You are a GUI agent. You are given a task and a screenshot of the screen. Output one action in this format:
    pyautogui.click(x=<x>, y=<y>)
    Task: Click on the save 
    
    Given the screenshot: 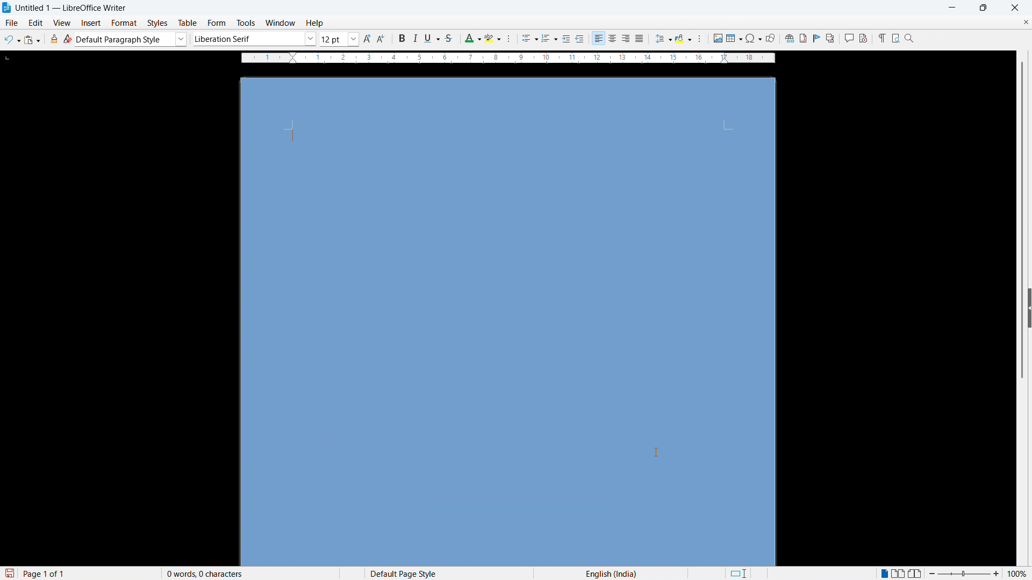 What is the action you would take?
    pyautogui.click(x=9, y=574)
    